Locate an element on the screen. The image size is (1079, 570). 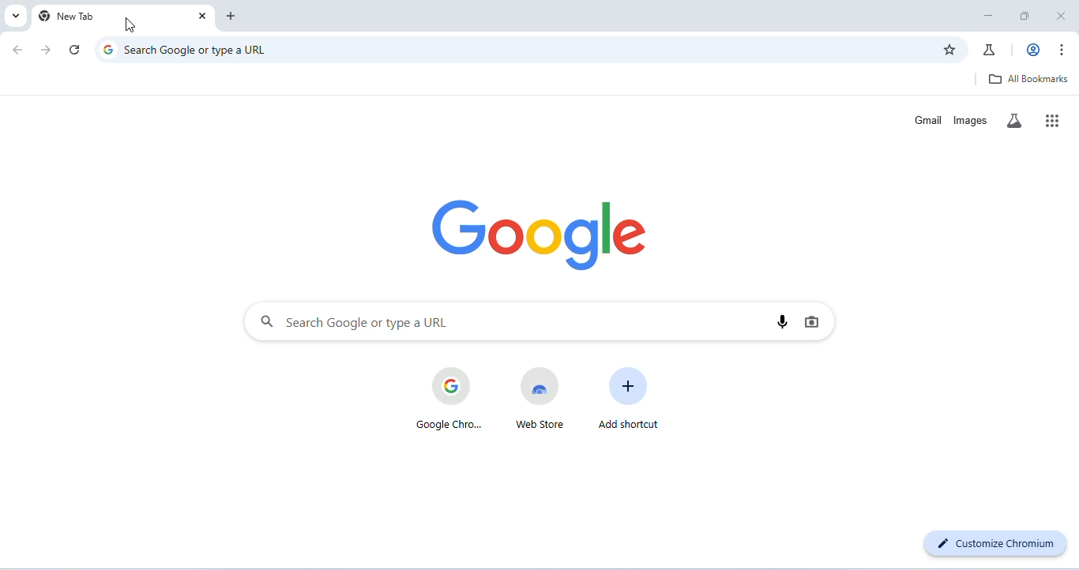
new tab is located at coordinates (70, 17).